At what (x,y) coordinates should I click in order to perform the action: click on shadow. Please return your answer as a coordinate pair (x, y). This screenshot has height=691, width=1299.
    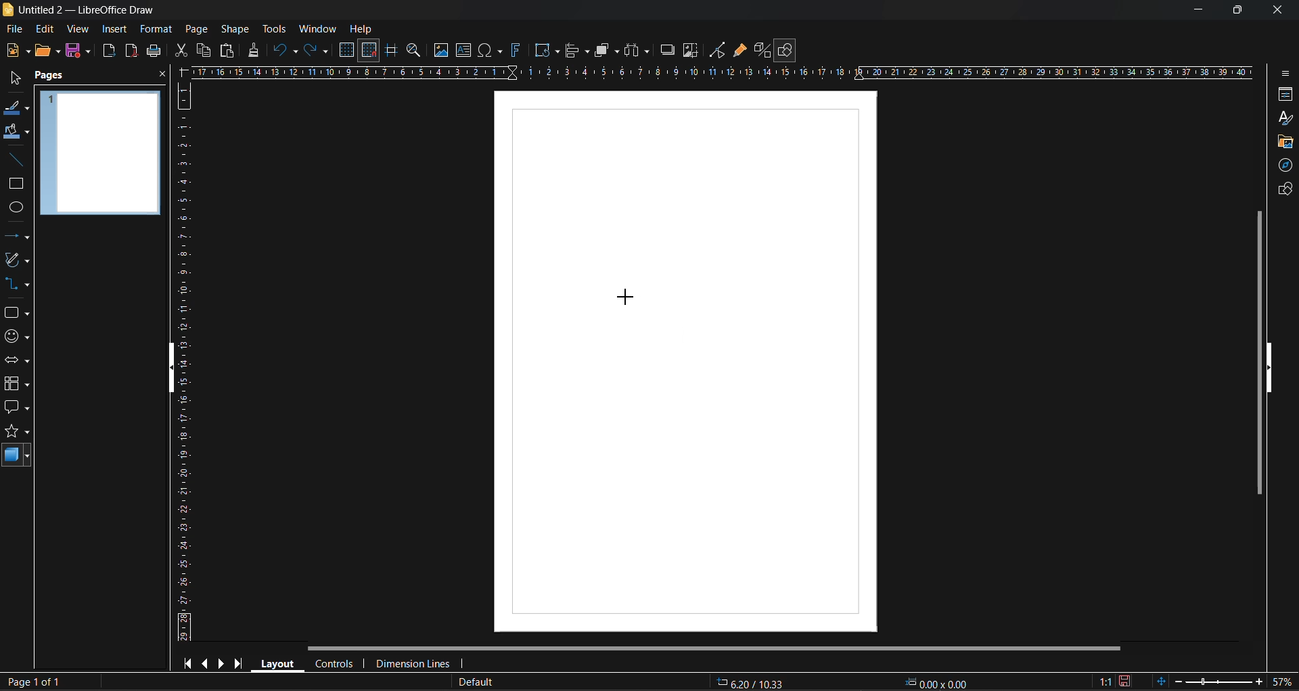
    Looking at the image, I should click on (666, 49).